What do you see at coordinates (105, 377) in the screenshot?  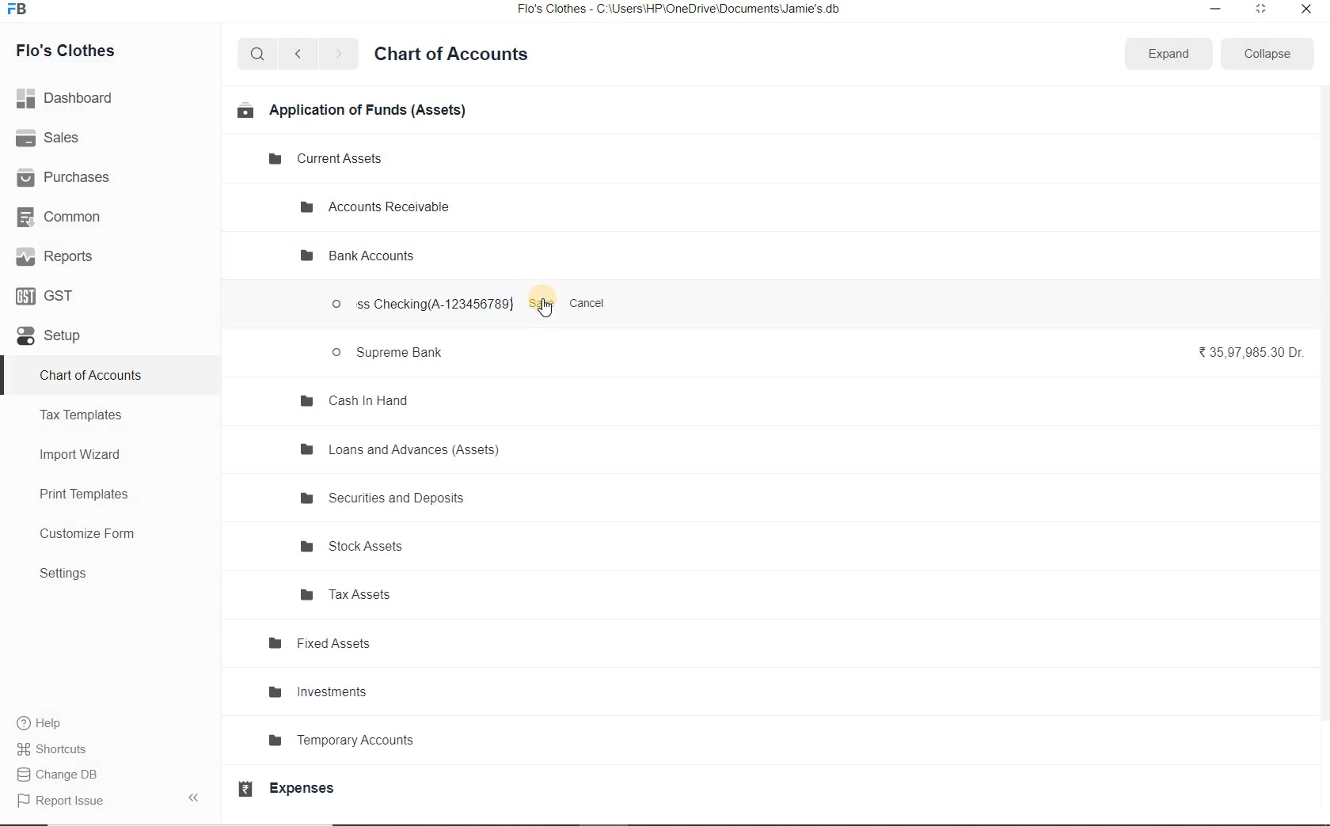 I see `chart of Accounts` at bounding box center [105, 377].